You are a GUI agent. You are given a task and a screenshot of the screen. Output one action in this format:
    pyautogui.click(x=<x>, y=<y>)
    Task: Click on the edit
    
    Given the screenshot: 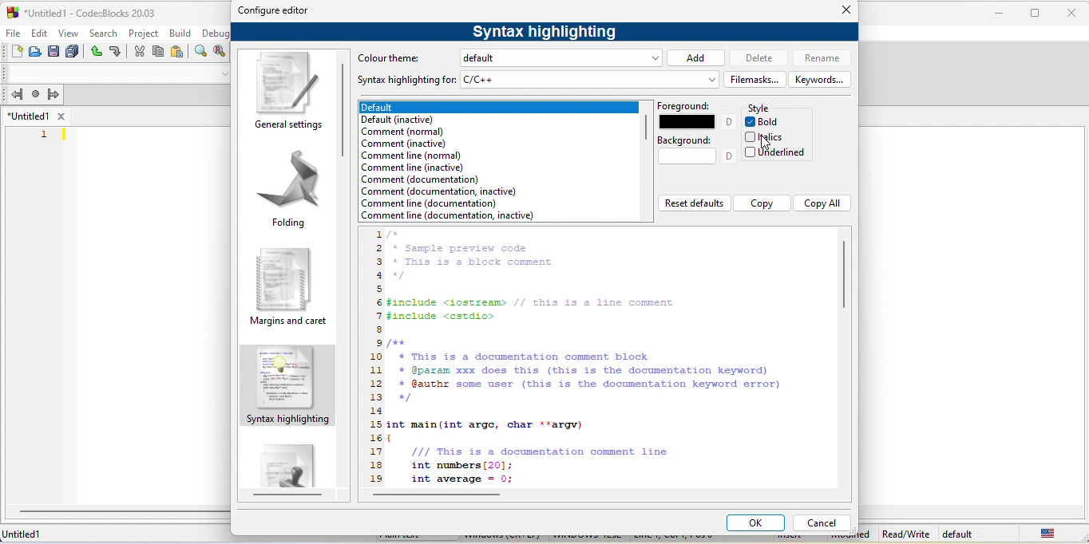 What is the action you would take?
    pyautogui.click(x=38, y=33)
    